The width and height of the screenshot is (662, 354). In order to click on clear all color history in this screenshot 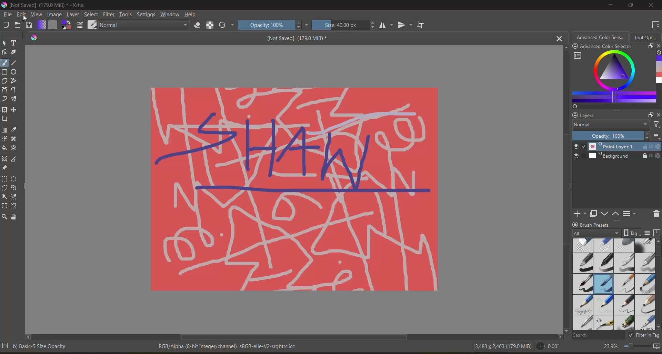, I will do `click(658, 53)`.